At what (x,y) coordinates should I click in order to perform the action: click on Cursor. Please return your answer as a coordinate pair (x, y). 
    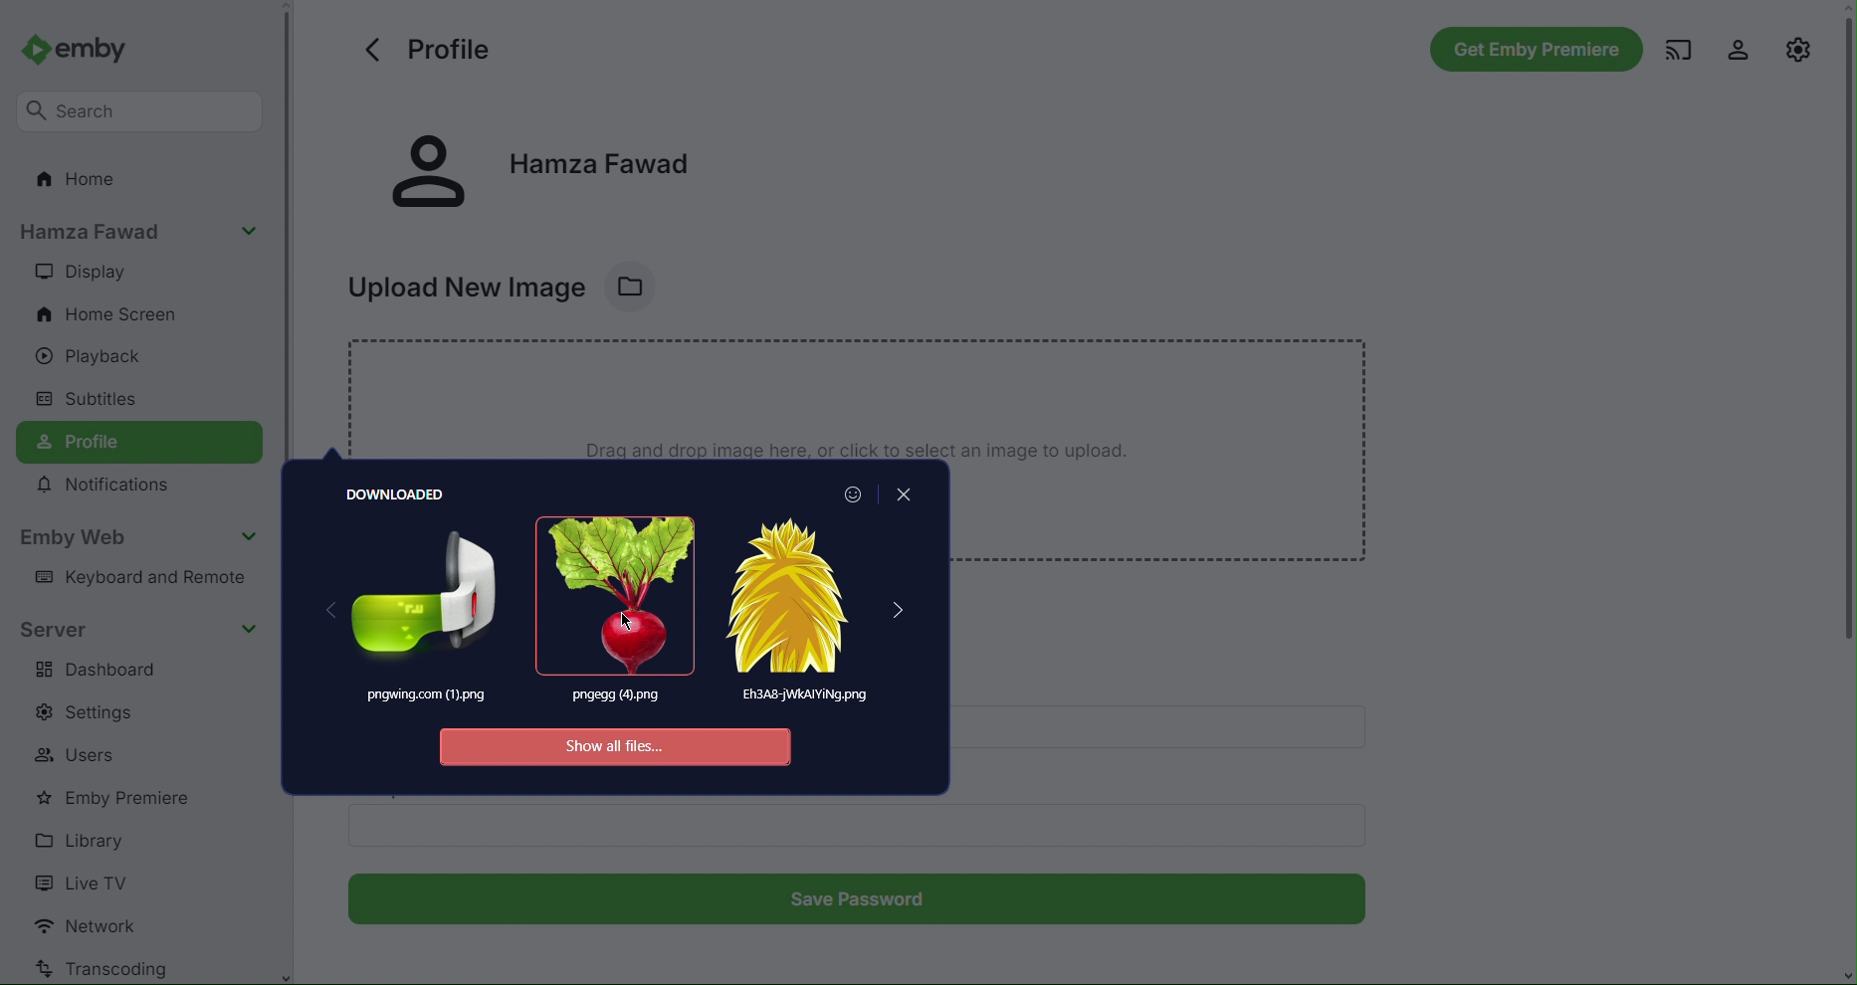
    Looking at the image, I should click on (626, 621).